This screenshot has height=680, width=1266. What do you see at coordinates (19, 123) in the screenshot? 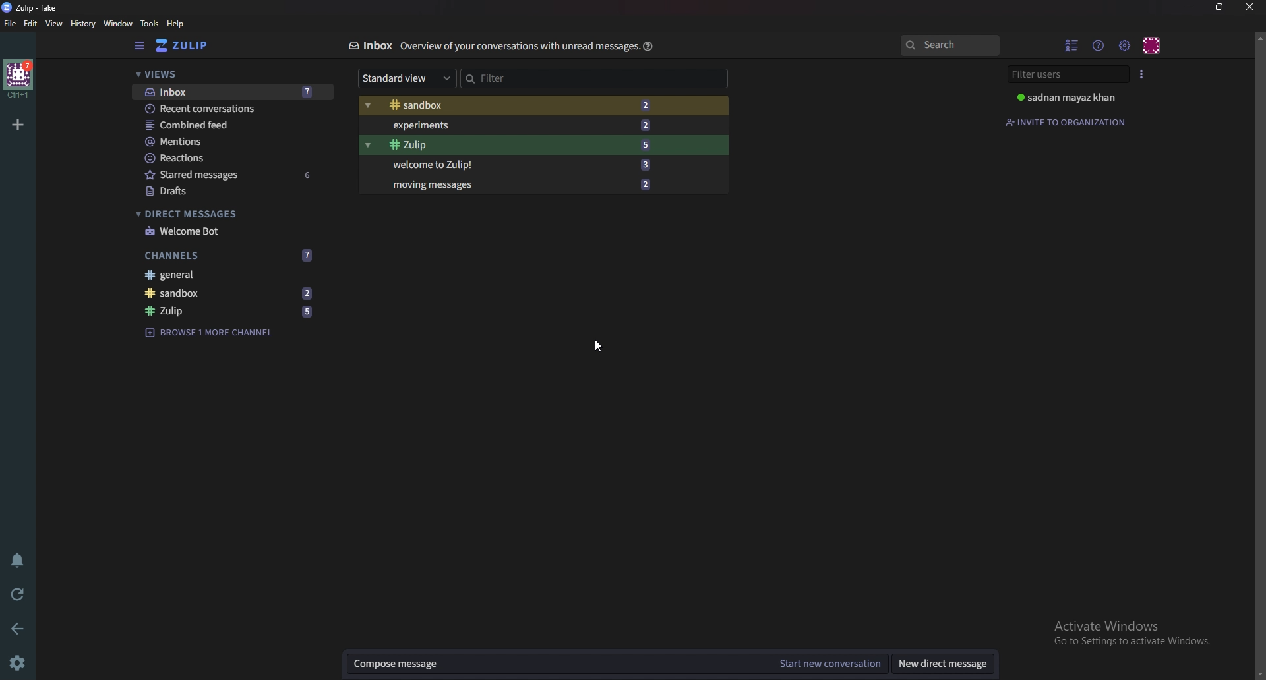
I see `Add organization` at bounding box center [19, 123].